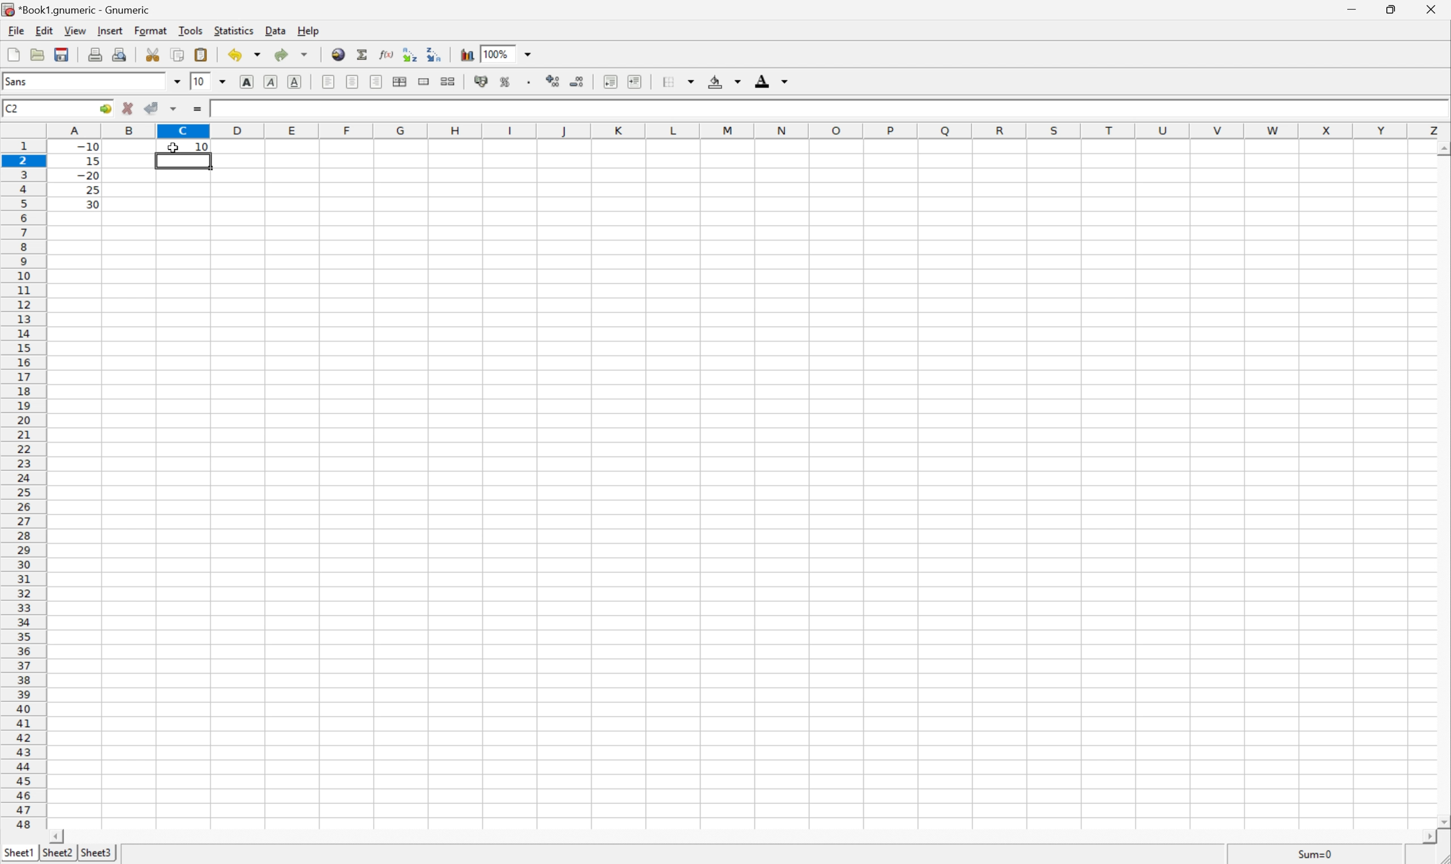  I want to click on Decrease the number of decimals displayed, so click(577, 82).